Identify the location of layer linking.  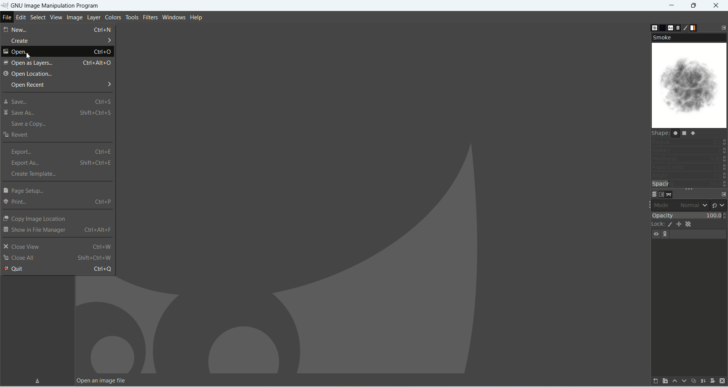
(667, 234).